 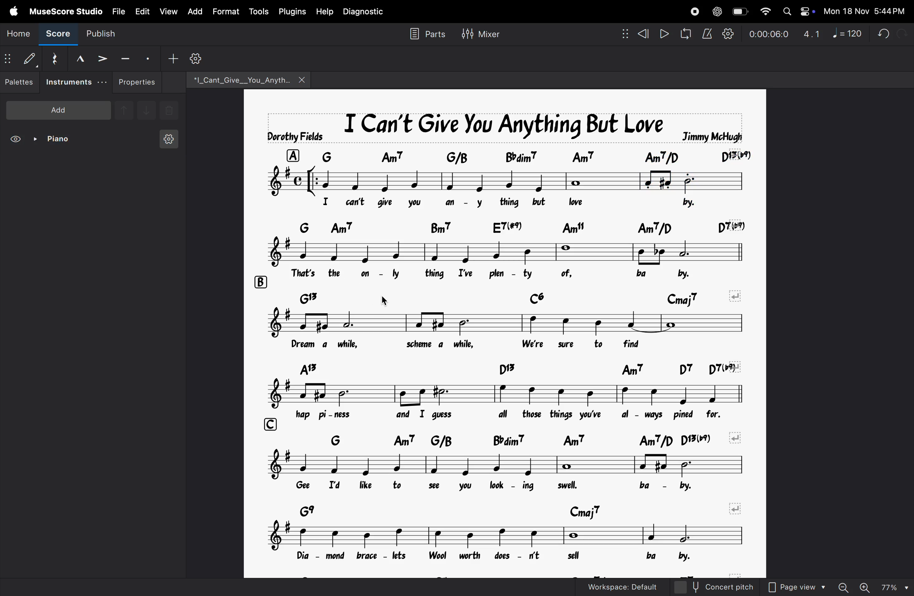 I want to click on mixer, so click(x=482, y=35).